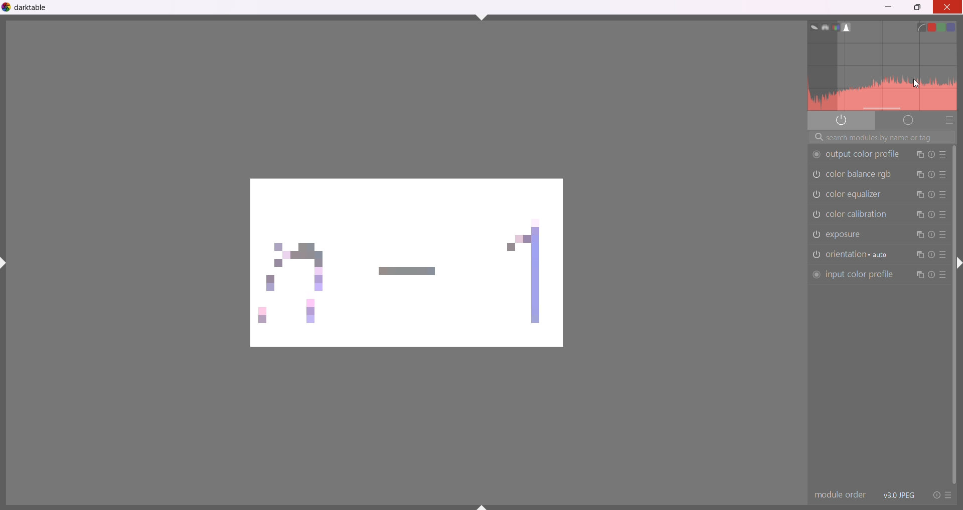  What do you see at coordinates (860, 254) in the screenshot?
I see `orientation` at bounding box center [860, 254].